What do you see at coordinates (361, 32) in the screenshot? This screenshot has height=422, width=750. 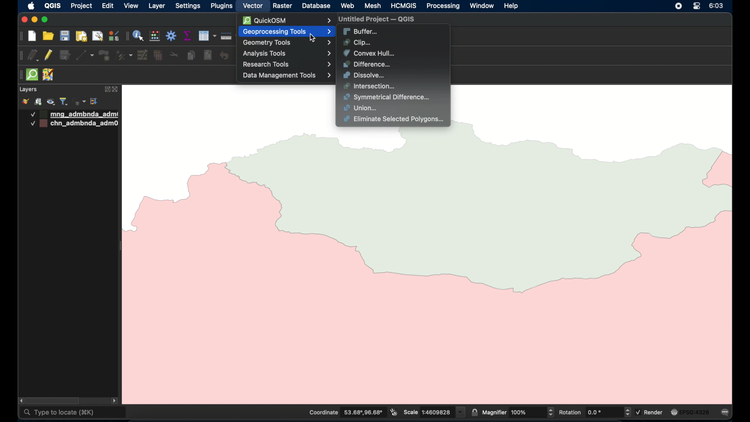 I see `buffer` at bounding box center [361, 32].